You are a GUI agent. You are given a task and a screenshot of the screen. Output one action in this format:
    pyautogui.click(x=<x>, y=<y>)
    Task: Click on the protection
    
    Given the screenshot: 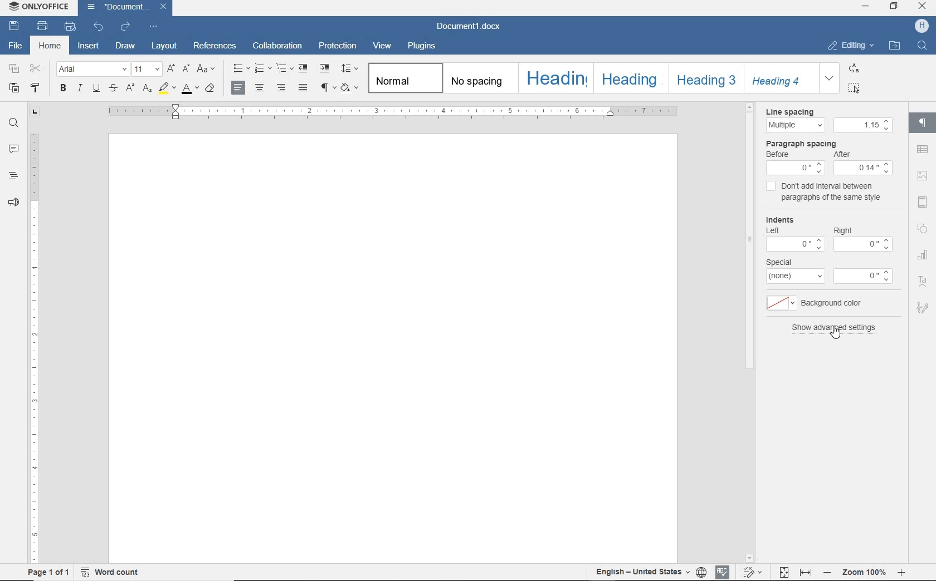 What is the action you would take?
    pyautogui.click(x=338, y=47)
    